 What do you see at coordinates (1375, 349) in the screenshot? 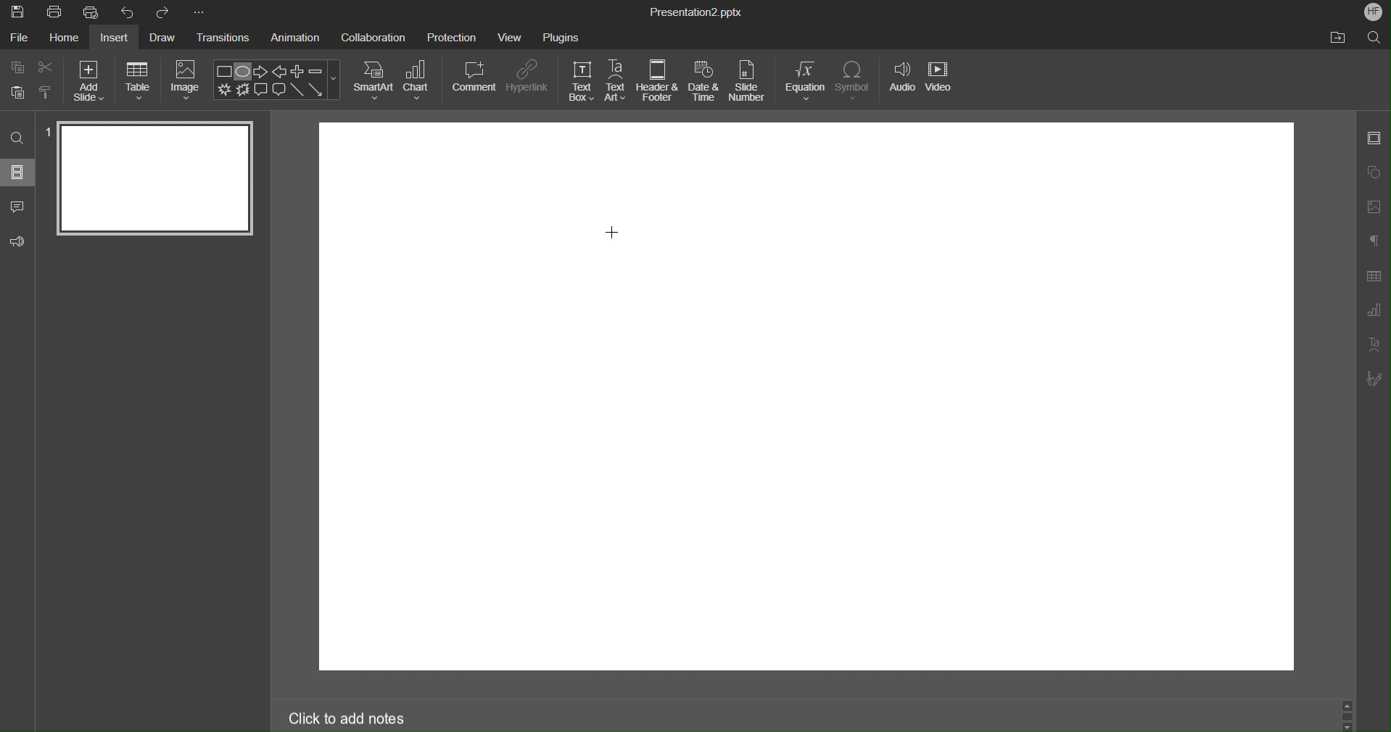
I see `Text Art` at bounding box center [1375, 349].